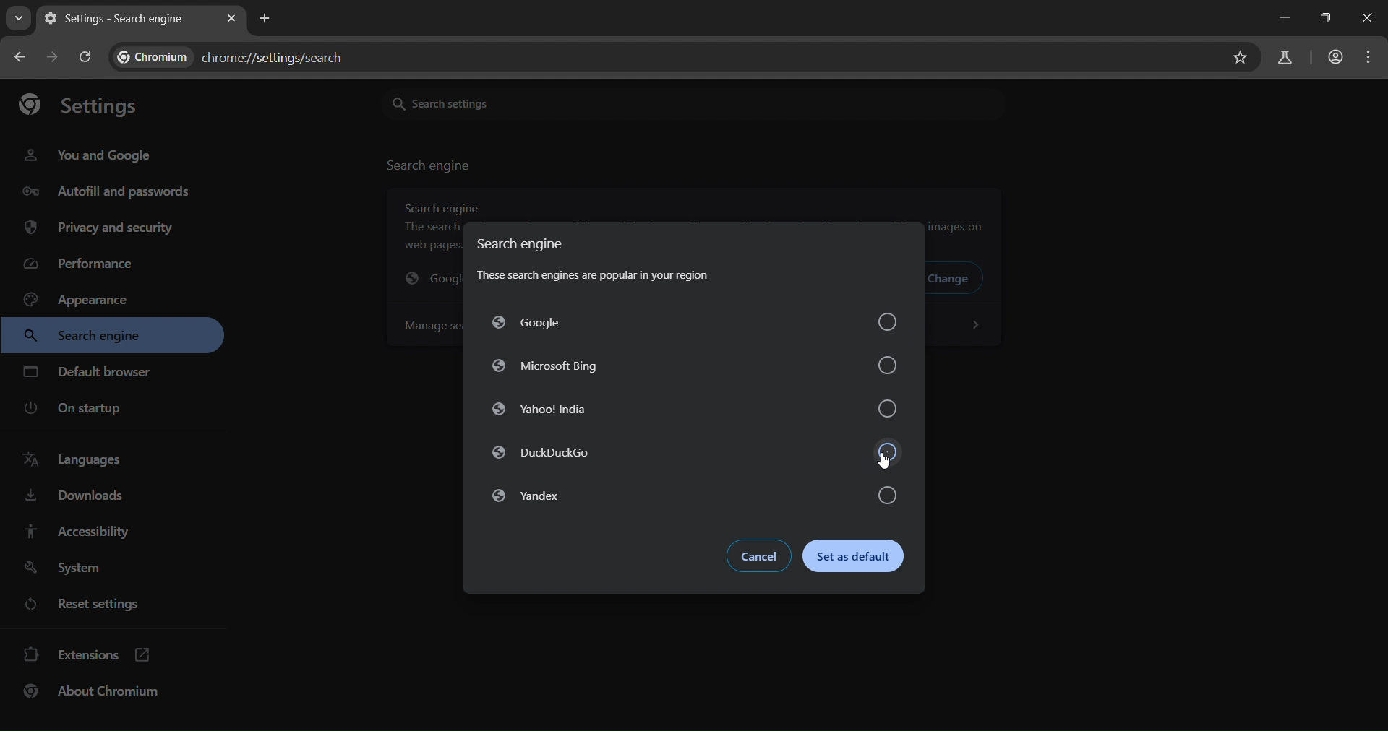 This screenshot has height=731, width=1388. What do you see at coordinates (104, 190) in the screenshot?
I see `autofill & passwords` at bounding box center [104, 190].